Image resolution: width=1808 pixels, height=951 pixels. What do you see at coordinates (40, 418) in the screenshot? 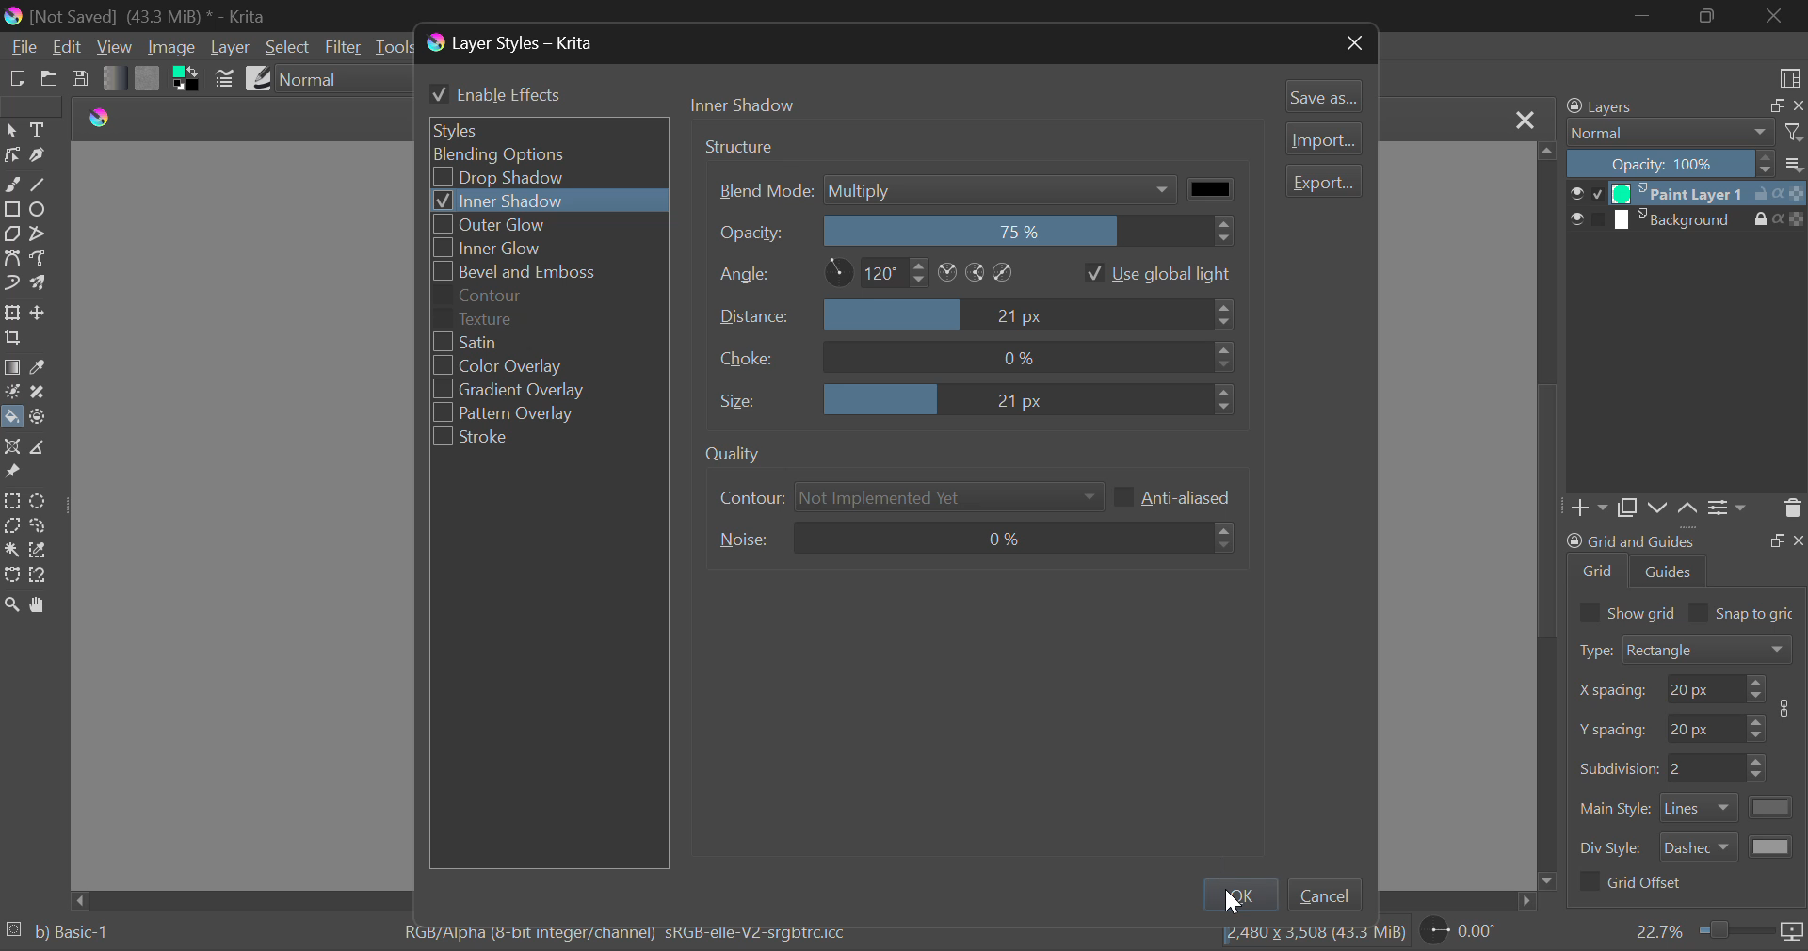
I see `Enclose and Fill` at bounding box center [40, 418].